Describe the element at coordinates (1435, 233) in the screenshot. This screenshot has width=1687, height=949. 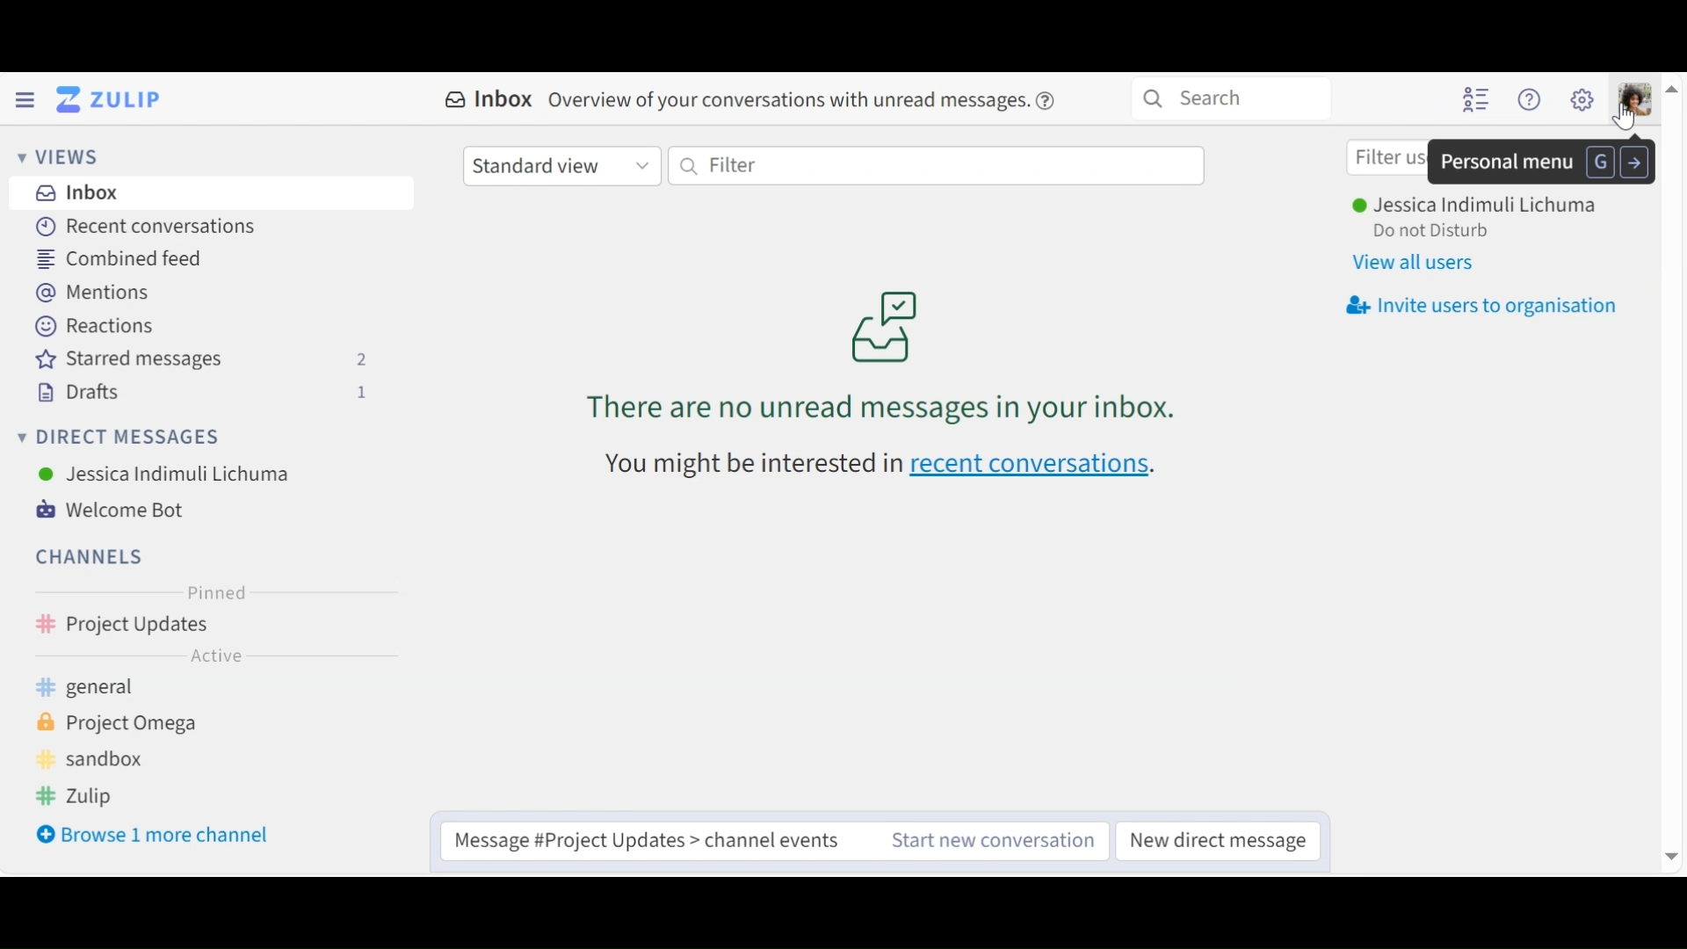
I see `Do not disturb` at that location.